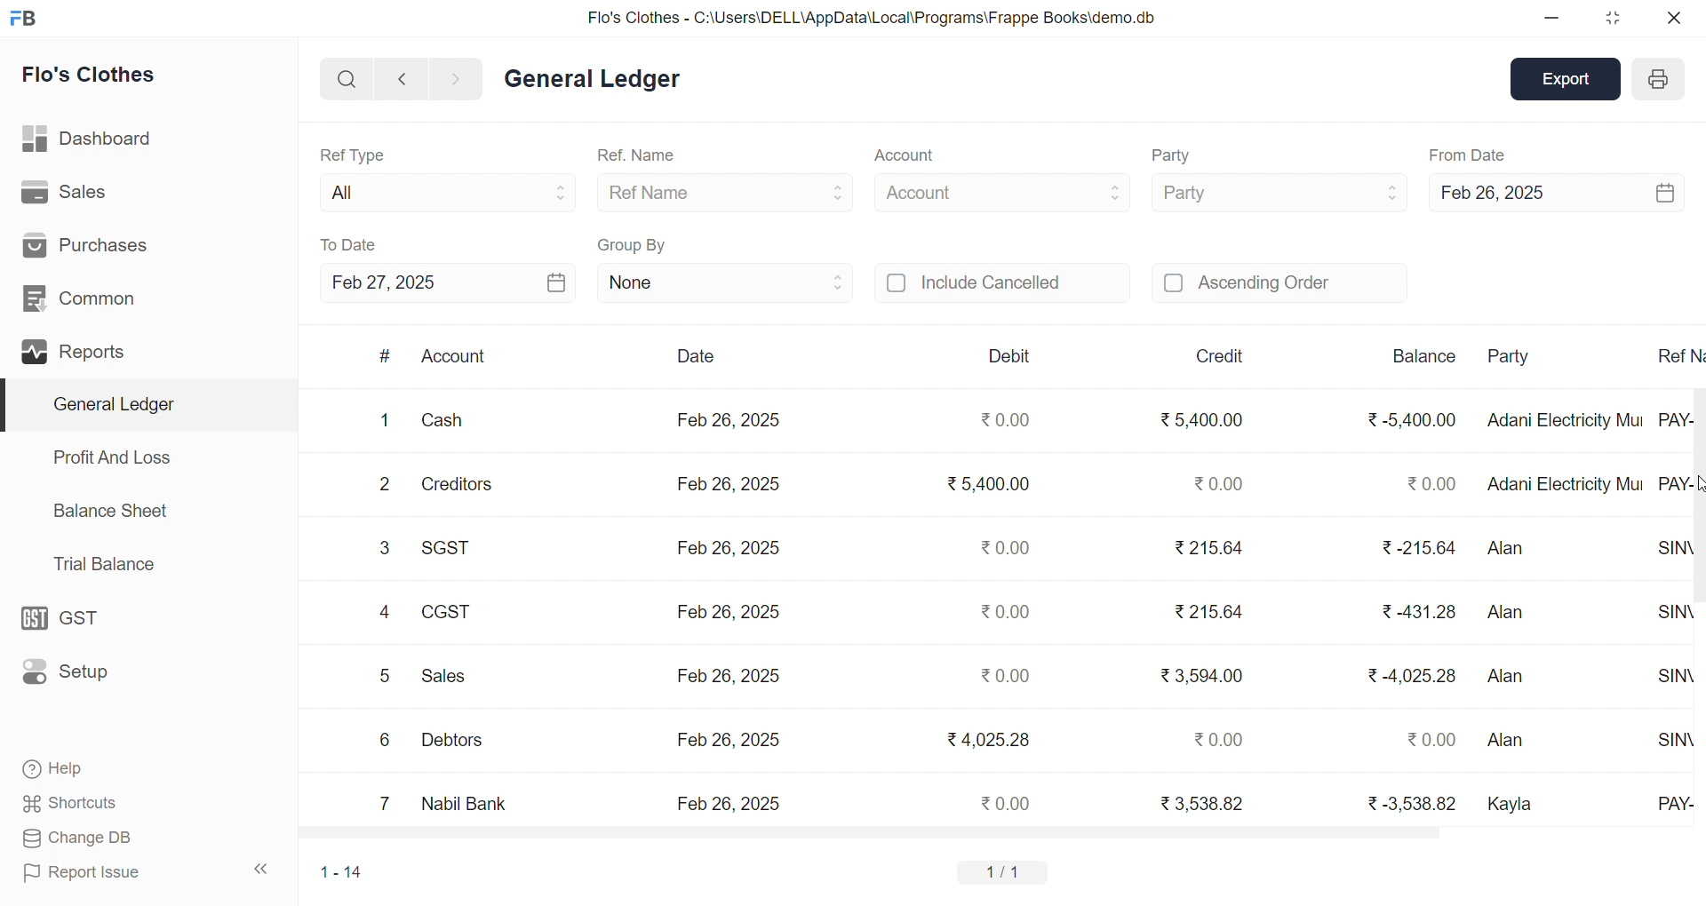 This screenshot has width=1706, height=906. Describe the element at coordinates (448, 282) in the screenshot. I see `Feb 27, 2025` at that location.